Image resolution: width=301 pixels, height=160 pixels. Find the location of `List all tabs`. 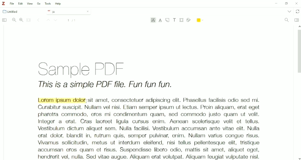

List all tabs is located at coordinates (289, 11).